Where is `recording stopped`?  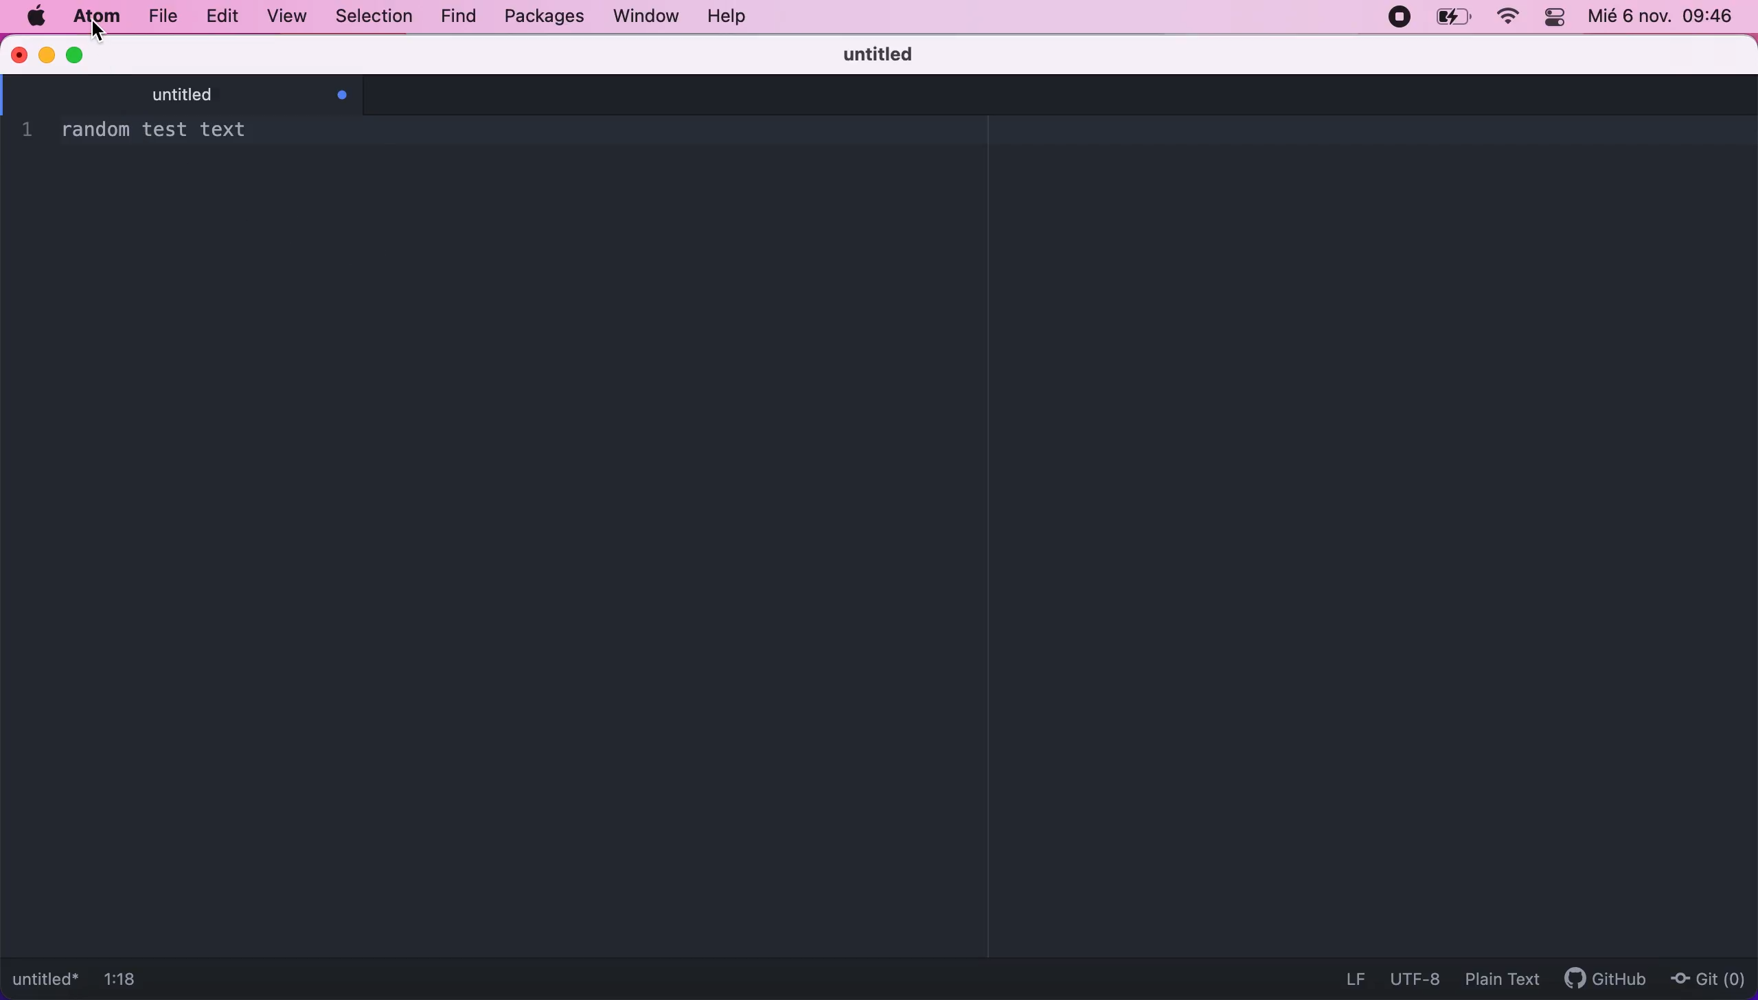 recording stopped is located at coordinates (1395, 17).